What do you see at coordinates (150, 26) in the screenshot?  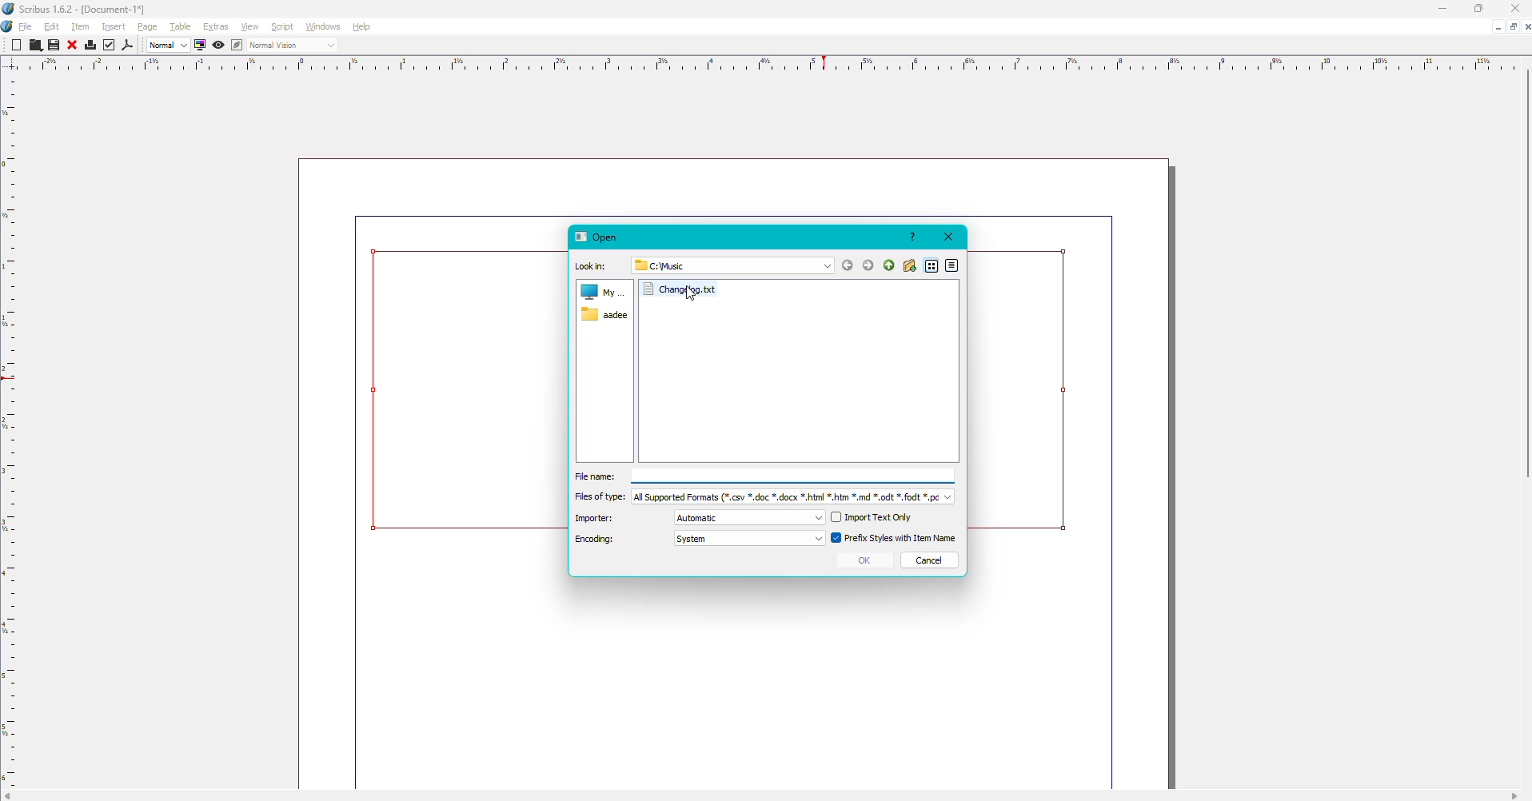 I see `Page` at bounding box center [150, 26].